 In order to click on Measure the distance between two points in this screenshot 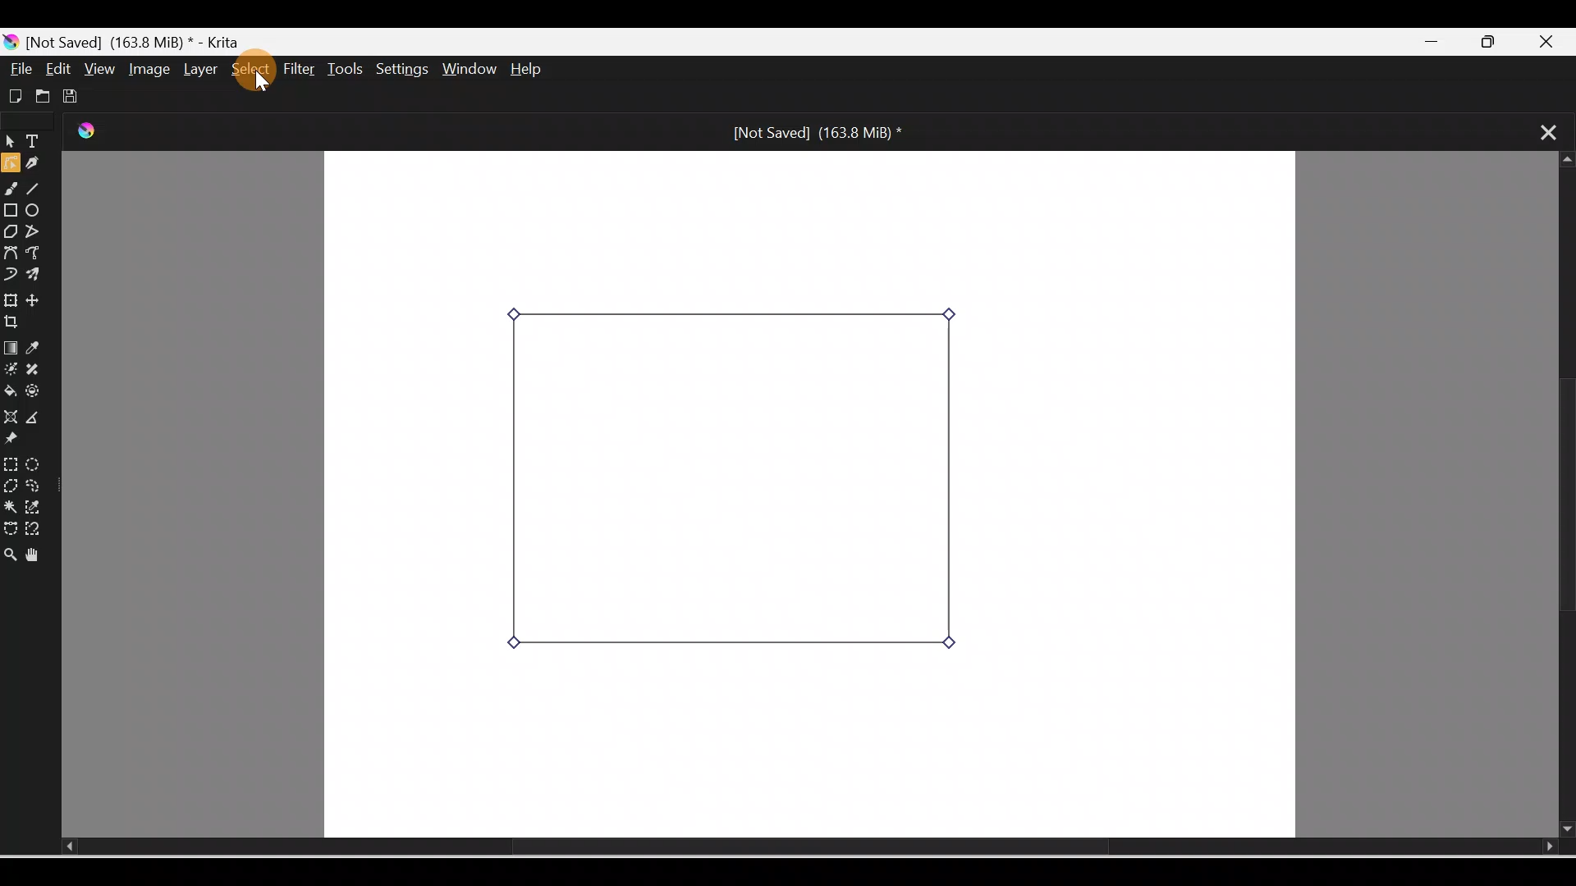, I will do `click(39, 418)`.